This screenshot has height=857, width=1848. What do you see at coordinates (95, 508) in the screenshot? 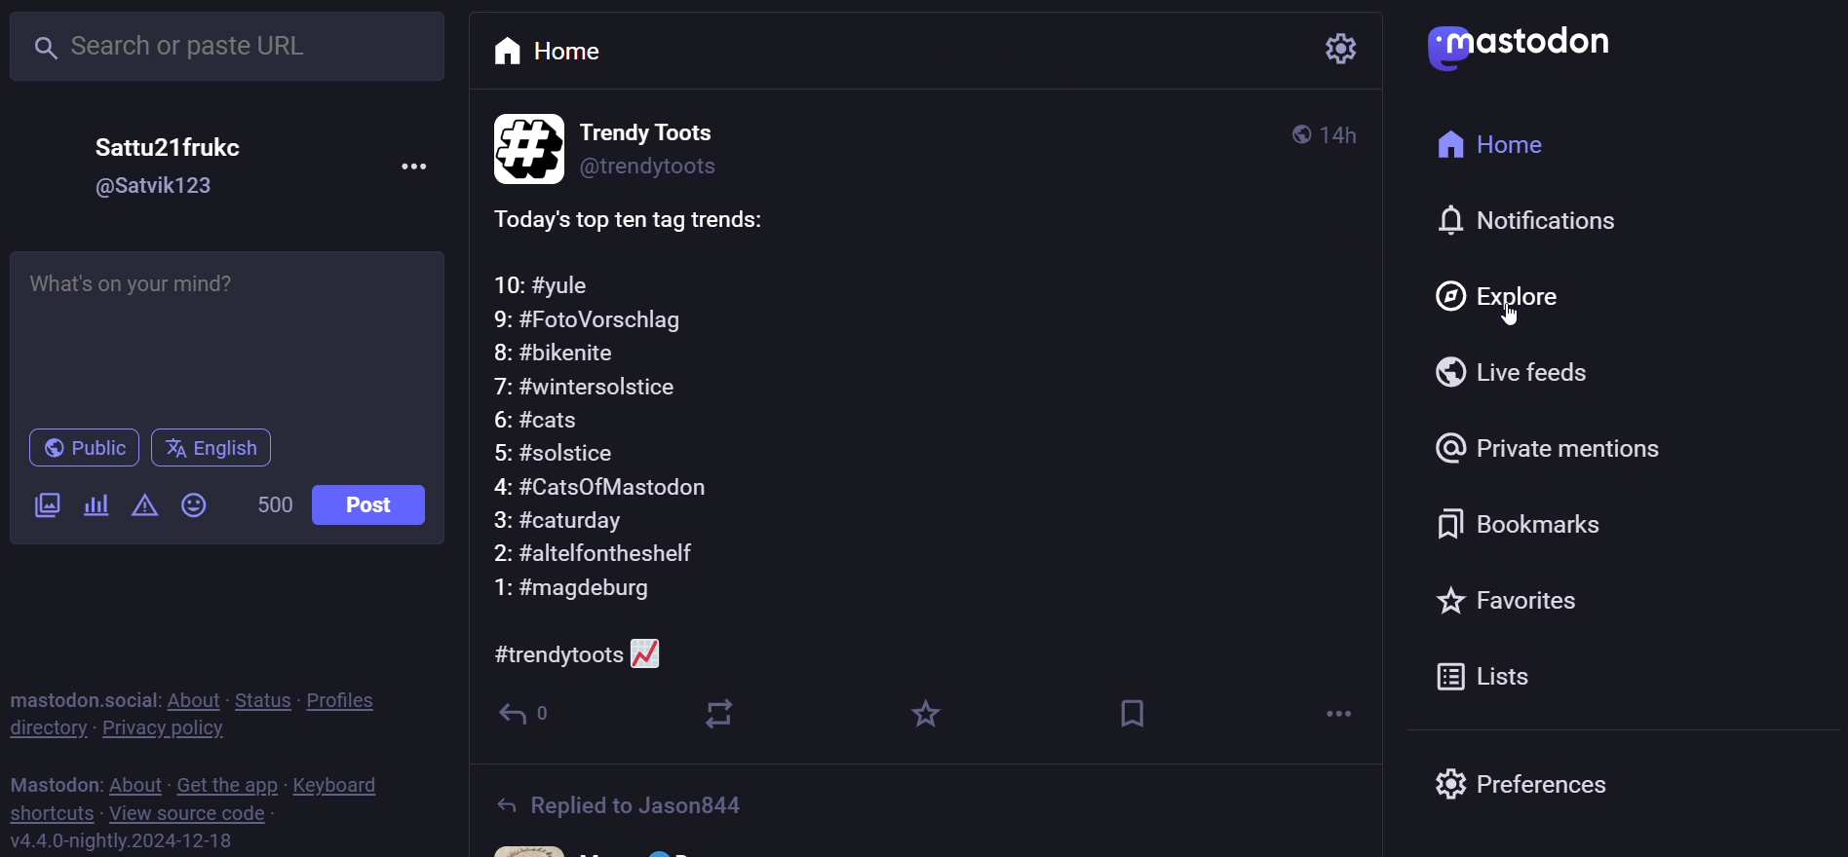
I see `poll` at bounding box center [95, 508].